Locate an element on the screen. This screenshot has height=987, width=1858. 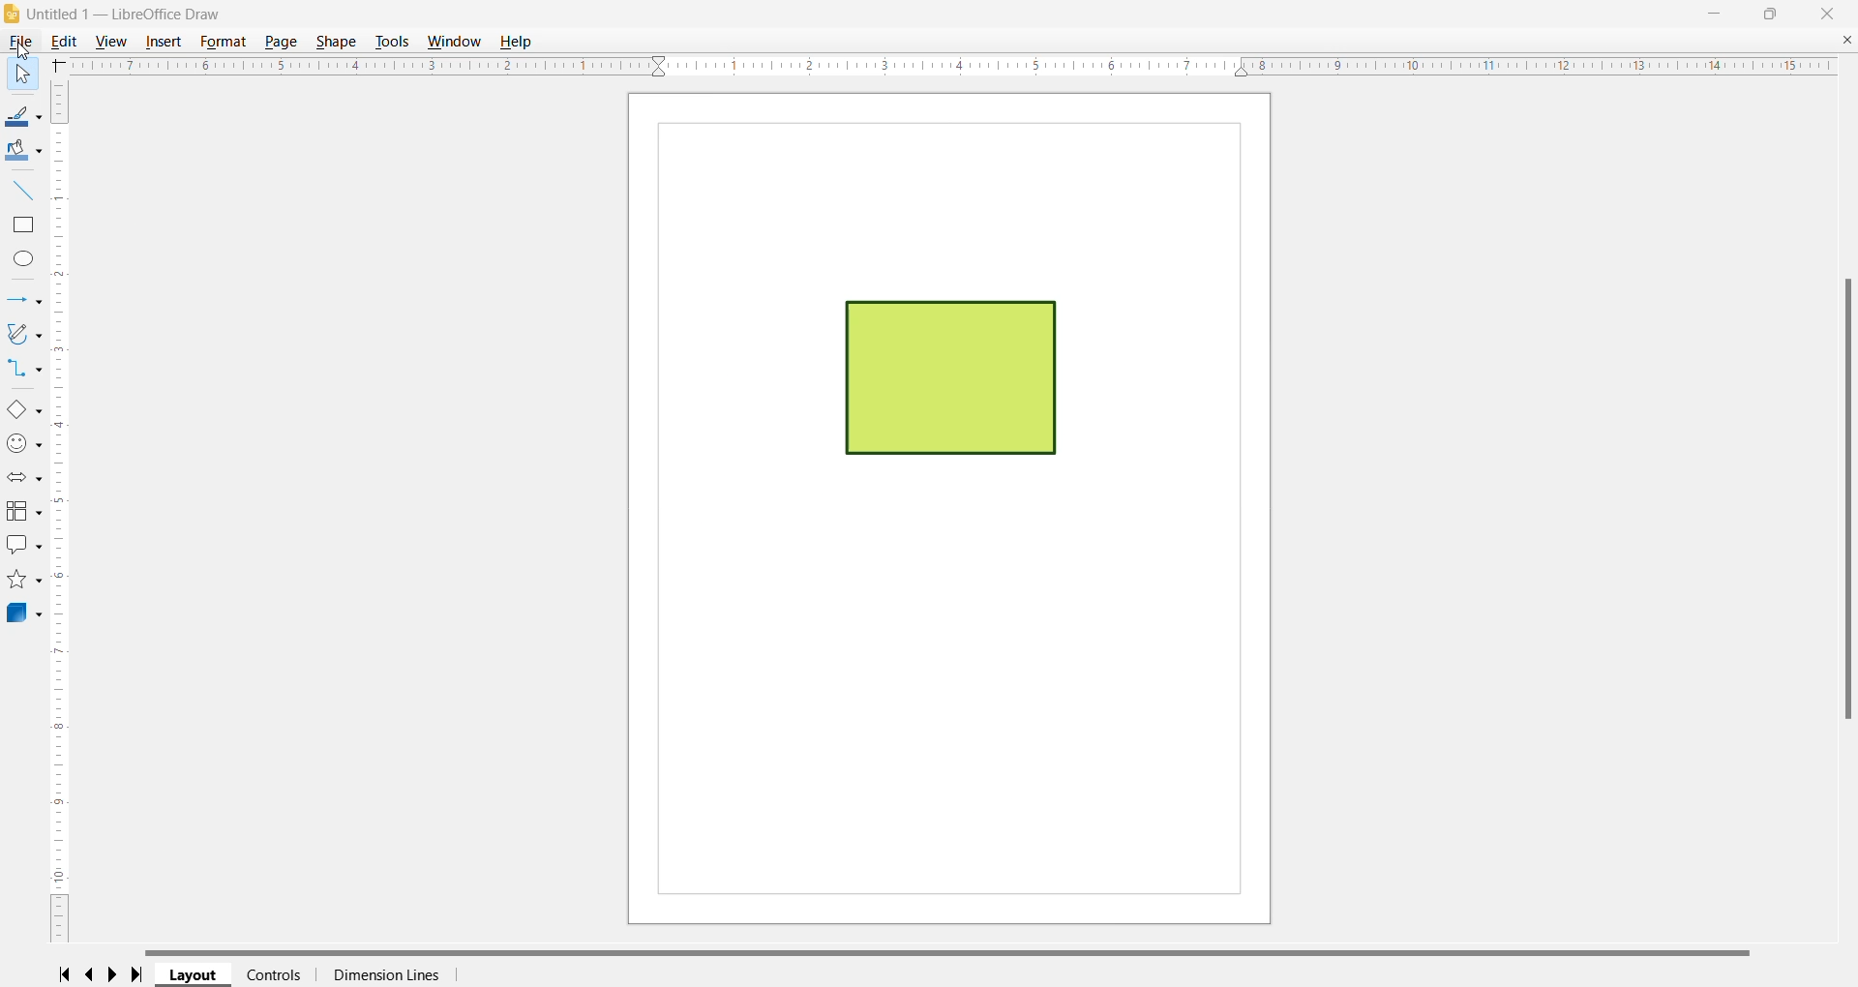
Line Color is located at coordinates (22, 118).